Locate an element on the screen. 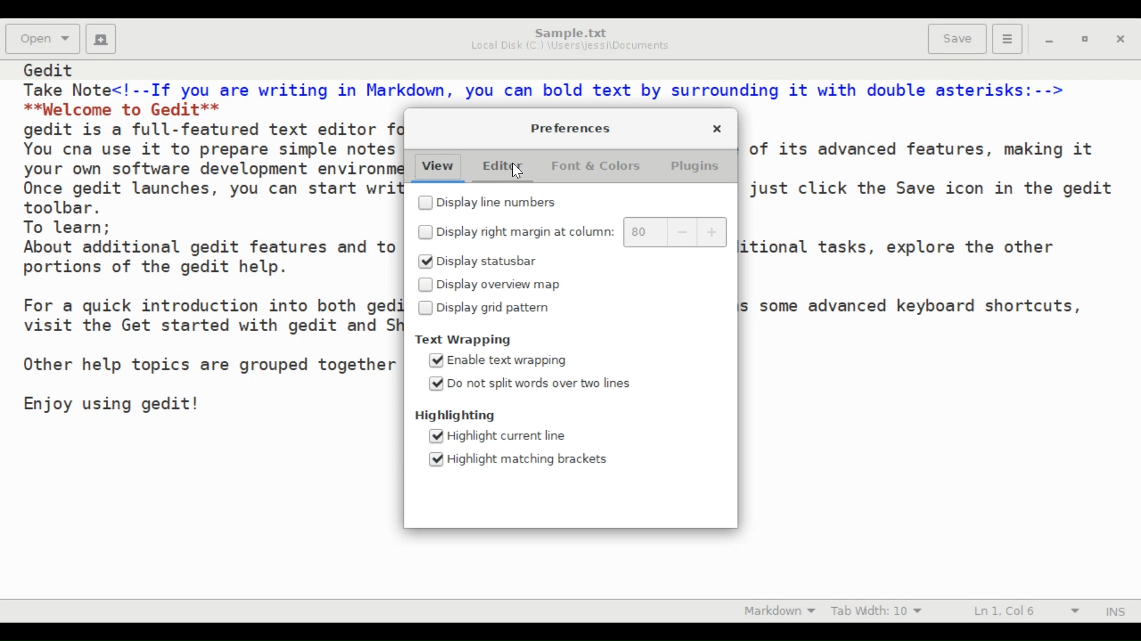  (un)select Highlight current line is located at coordinates (500, 434).